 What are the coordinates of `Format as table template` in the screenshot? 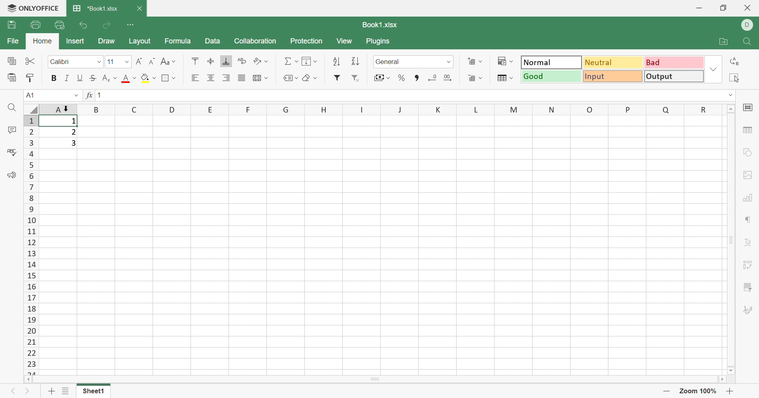 It's located at (505, 77).